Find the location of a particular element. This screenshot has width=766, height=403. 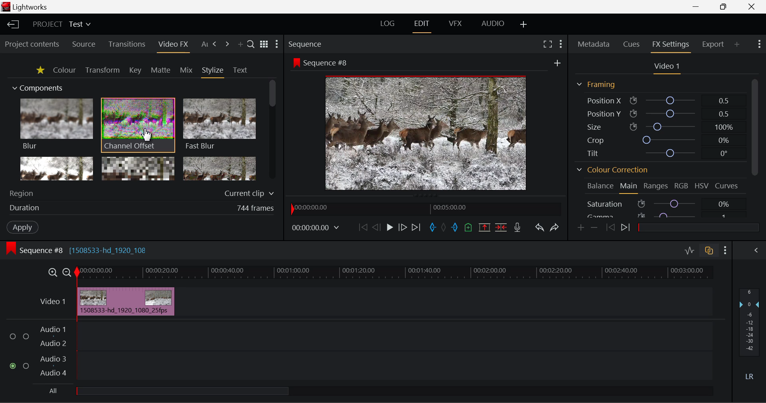

Project contents is located at coordinates (32, 45).